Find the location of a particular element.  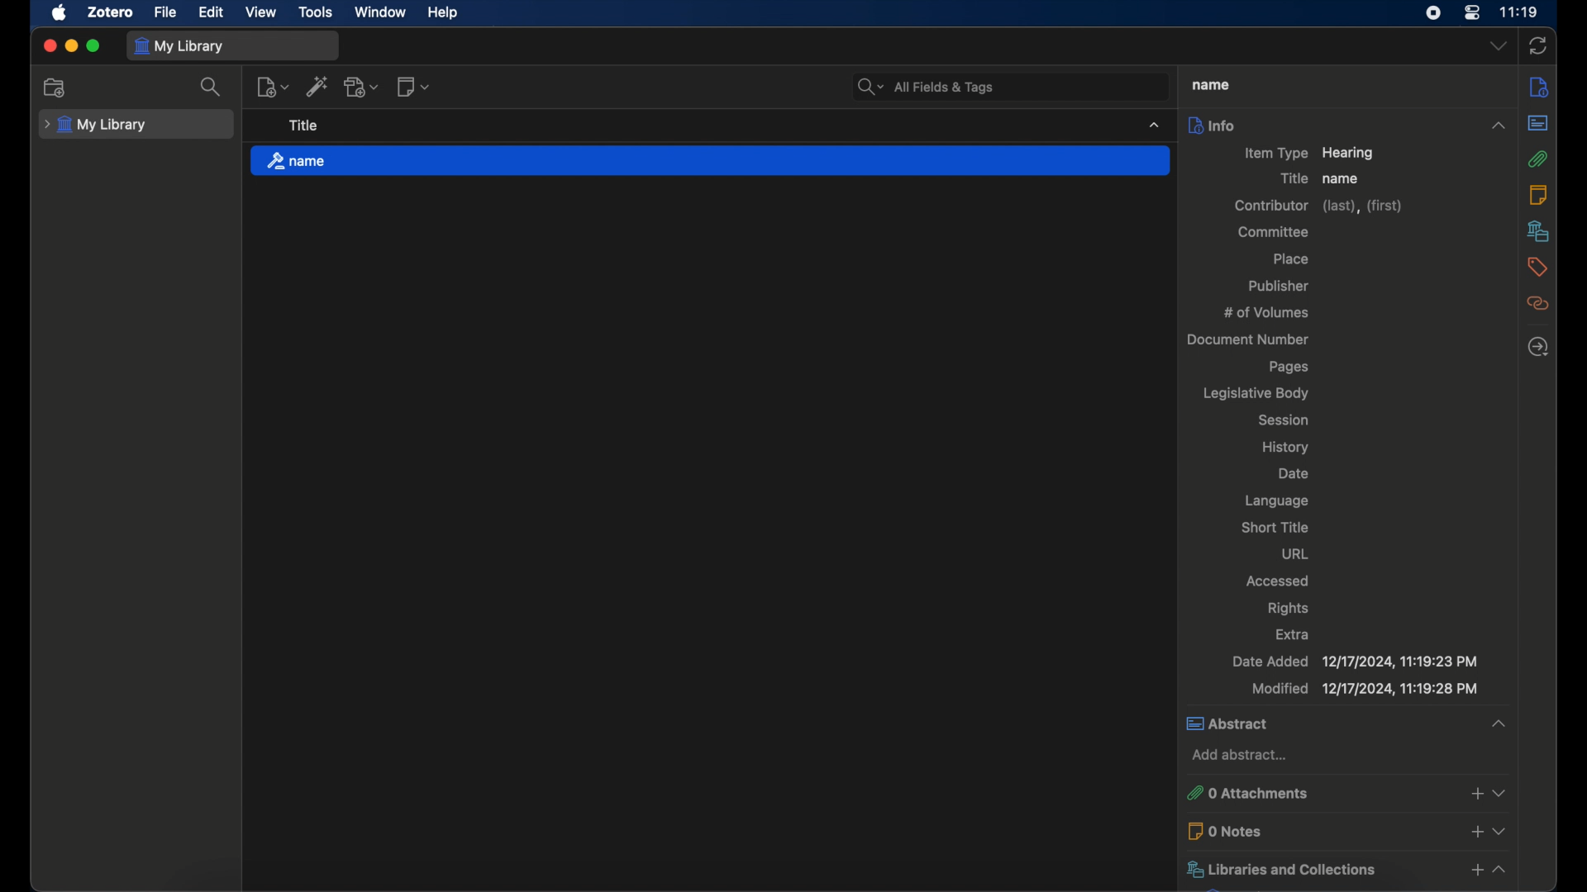

add abstract is located at coordinates (1241, 756).